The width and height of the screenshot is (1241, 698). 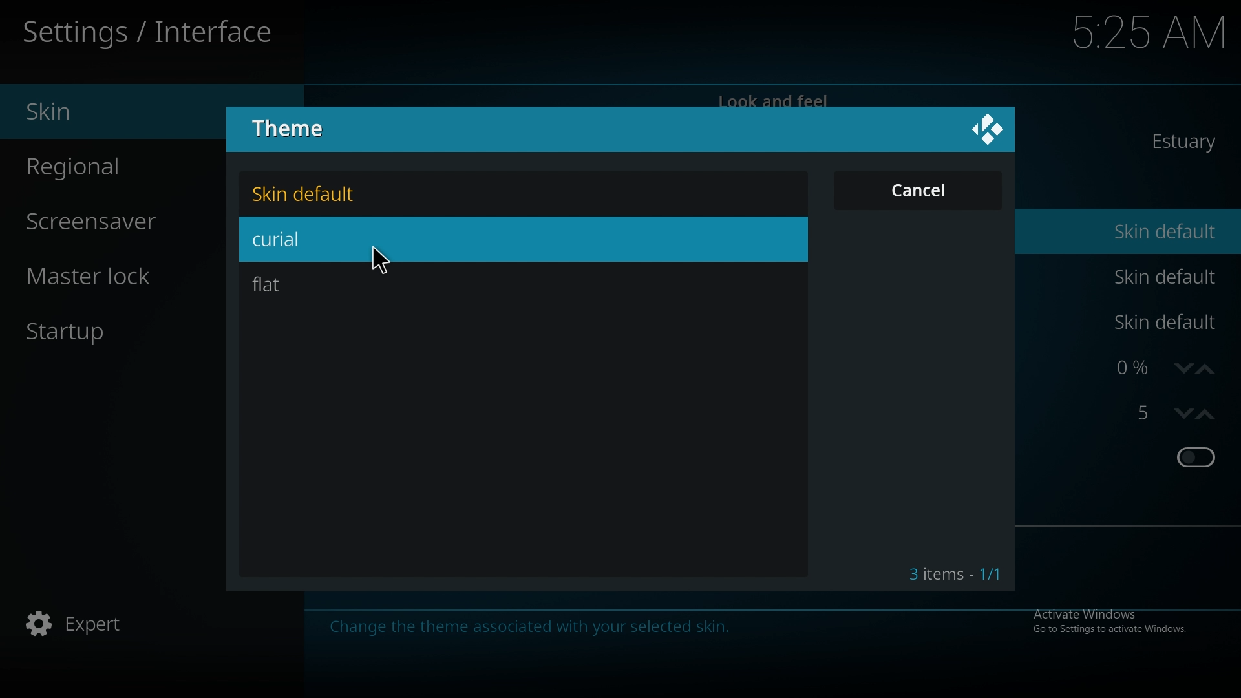 What do you see at coordinates (310, 240) in the screenshot?
I see `curial` at bounding box center [310, 240].